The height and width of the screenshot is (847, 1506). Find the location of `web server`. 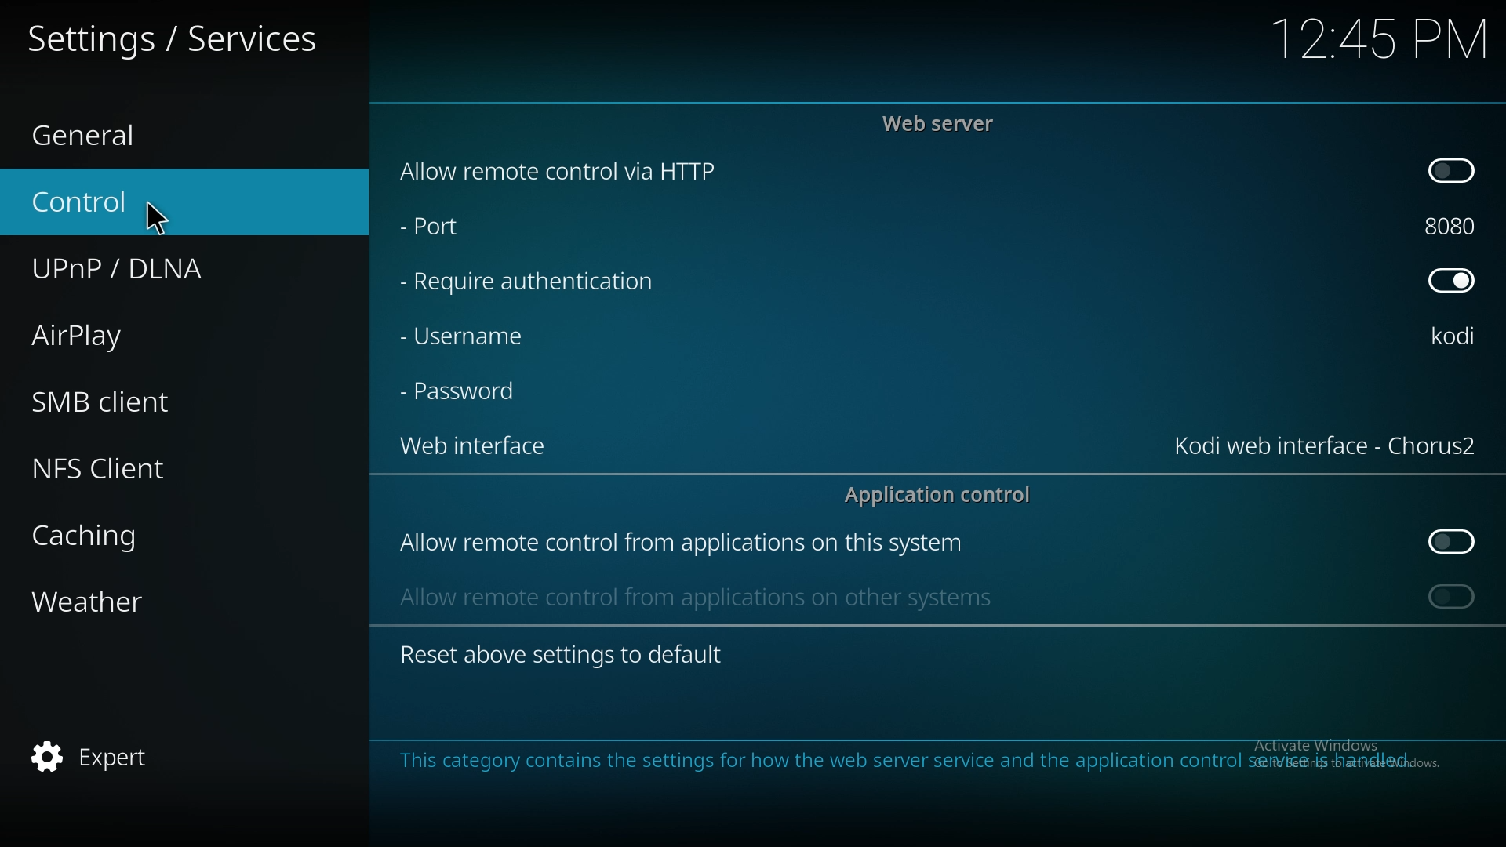

web server is located at coordinates (943, 123).